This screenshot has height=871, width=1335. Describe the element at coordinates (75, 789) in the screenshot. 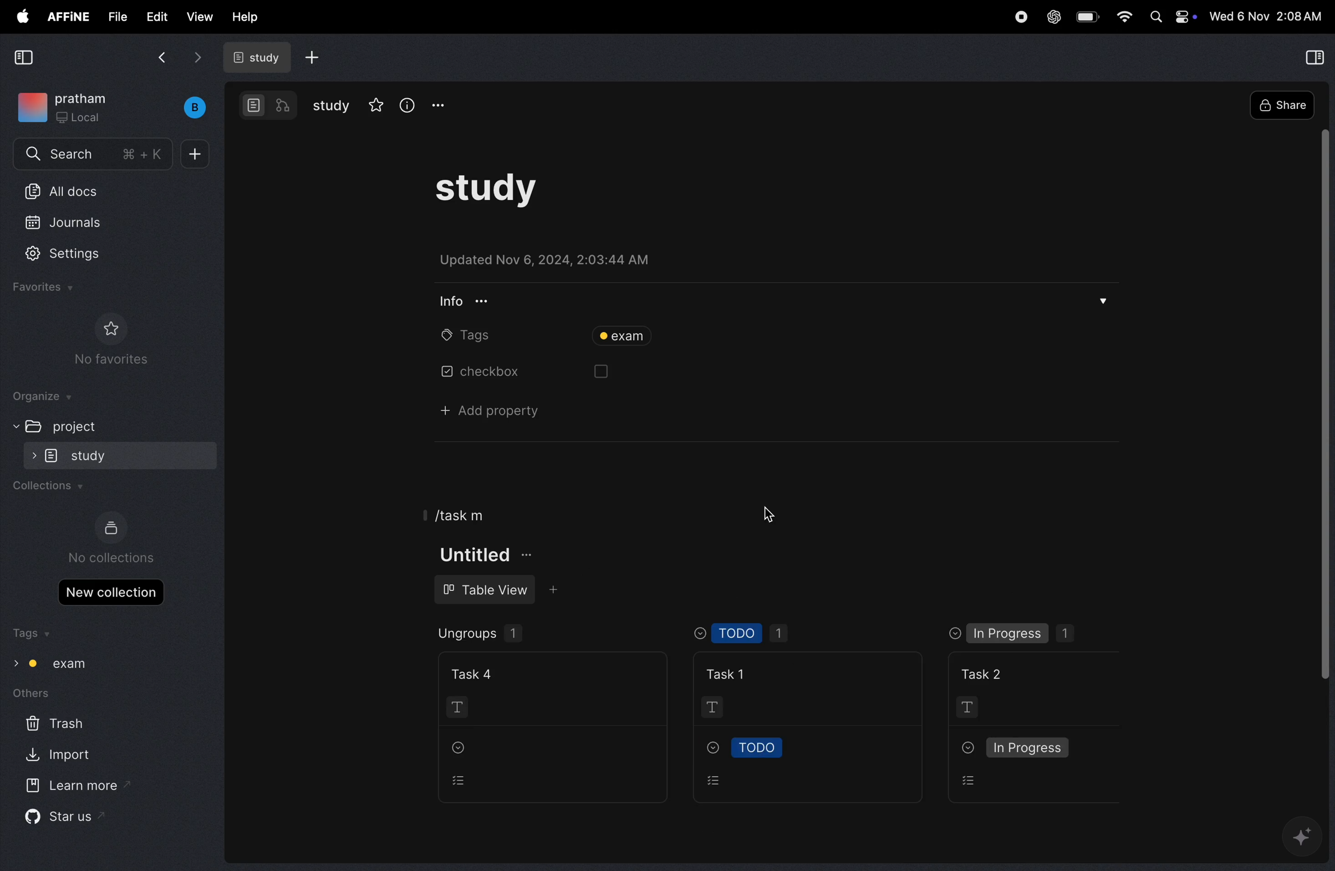

I see `learn more` at that location.